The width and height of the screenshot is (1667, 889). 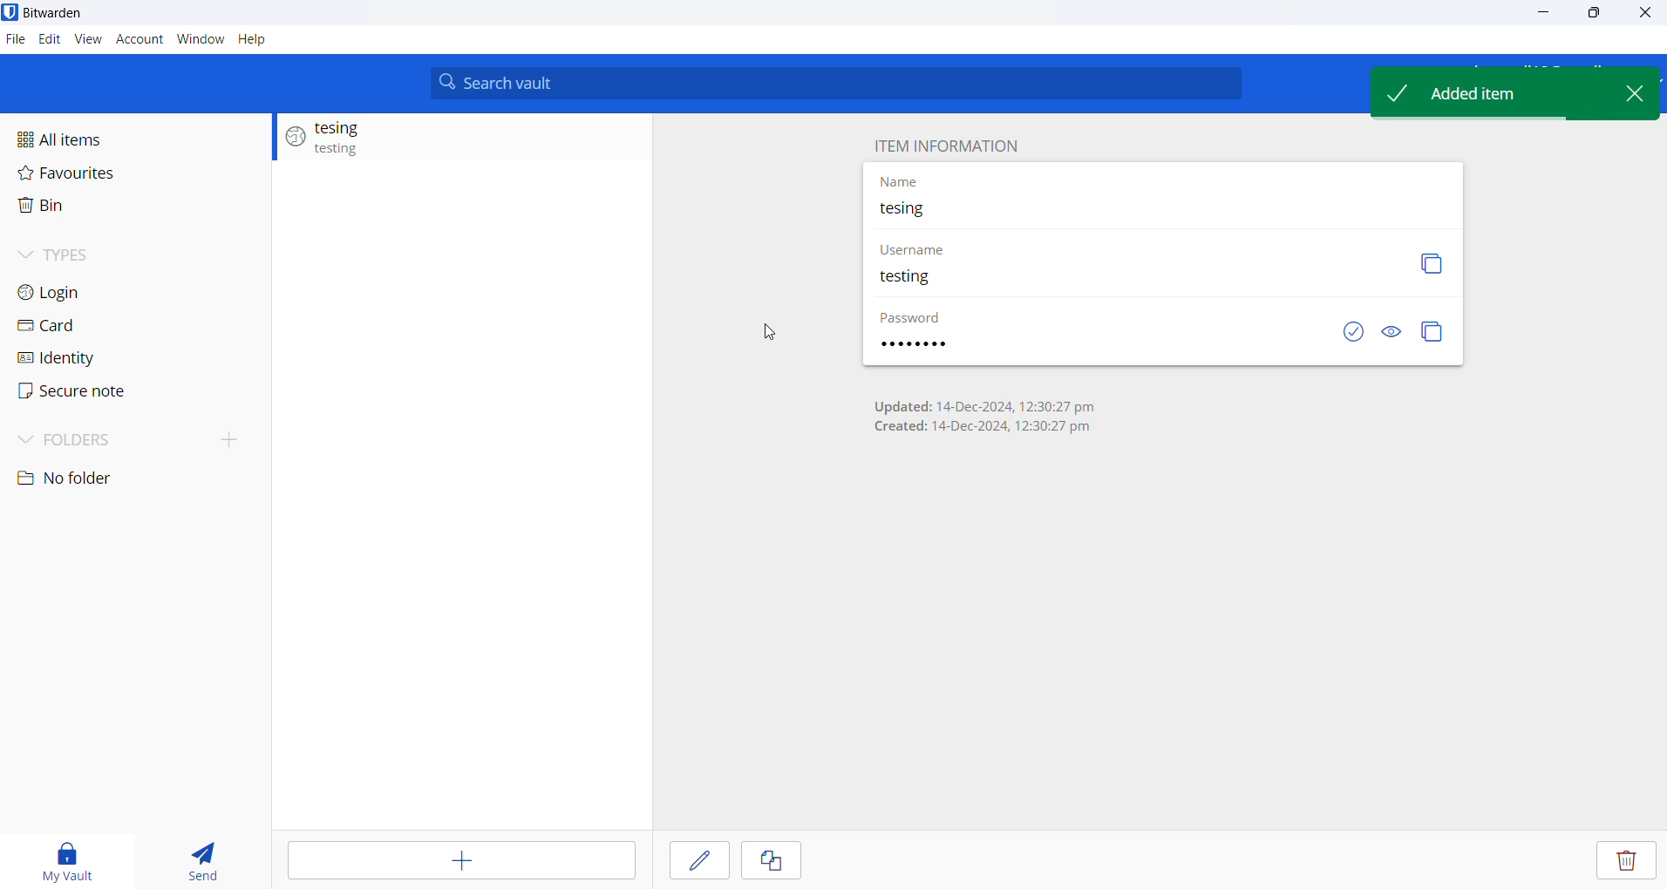 I want to click on edit, so click(x=695, y=864).